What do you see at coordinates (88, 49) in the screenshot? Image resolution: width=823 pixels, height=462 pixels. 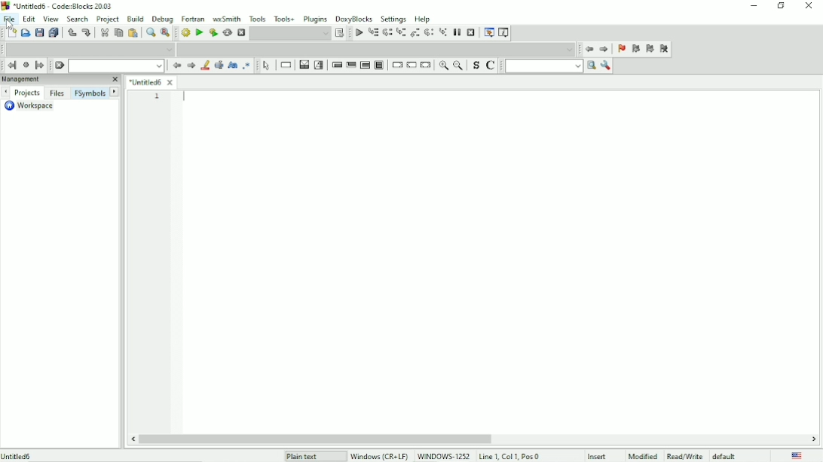 I see `Drop down` at bounding box center [88, 49].